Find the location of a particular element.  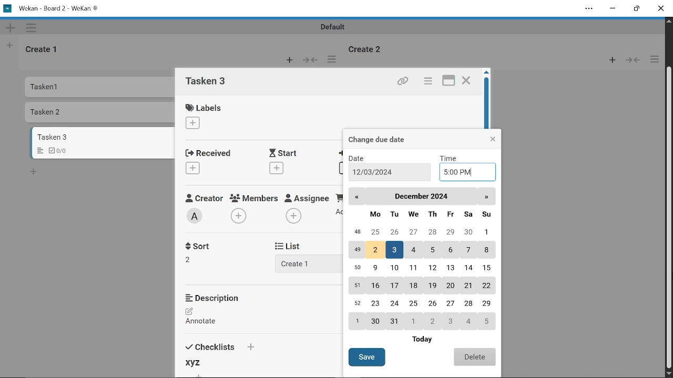

More is located at coordinates (334, 59).